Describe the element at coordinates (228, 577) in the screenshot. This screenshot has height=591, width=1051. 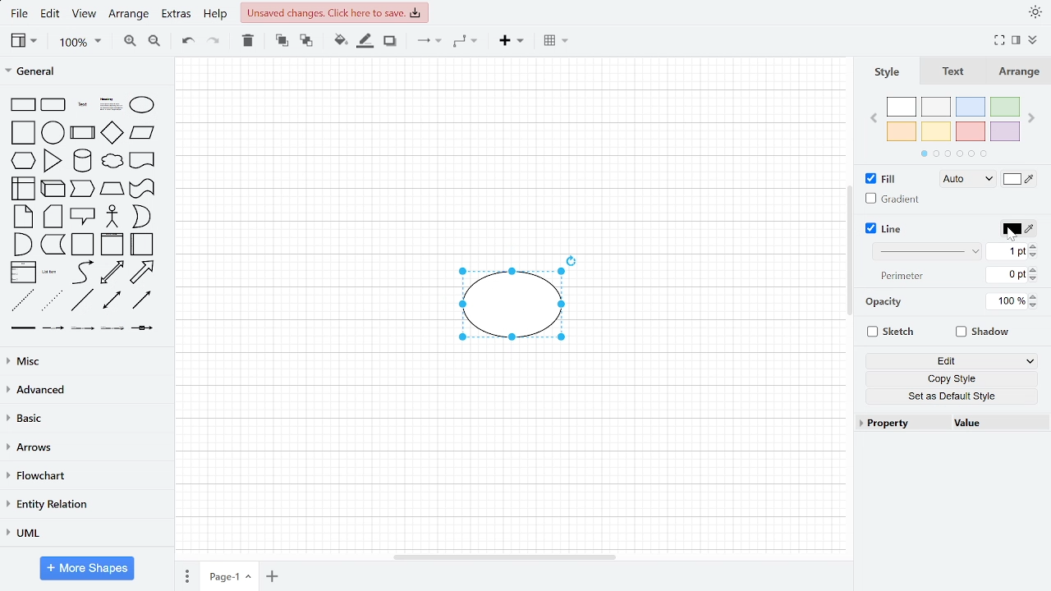
I see `current page` at that location.